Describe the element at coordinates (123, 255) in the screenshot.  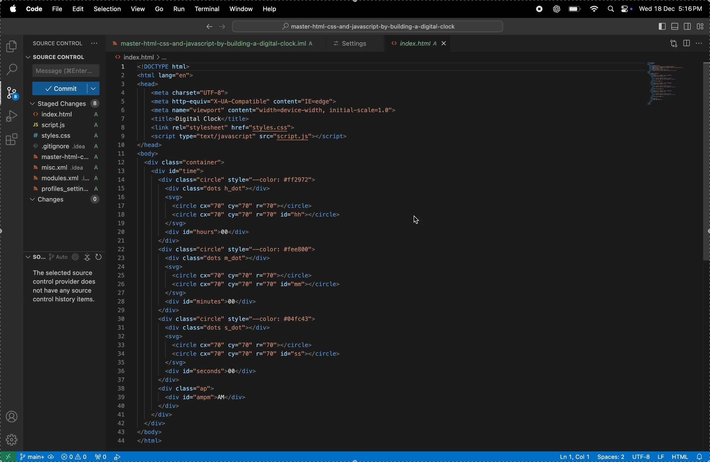
I see `numbers` at that location.